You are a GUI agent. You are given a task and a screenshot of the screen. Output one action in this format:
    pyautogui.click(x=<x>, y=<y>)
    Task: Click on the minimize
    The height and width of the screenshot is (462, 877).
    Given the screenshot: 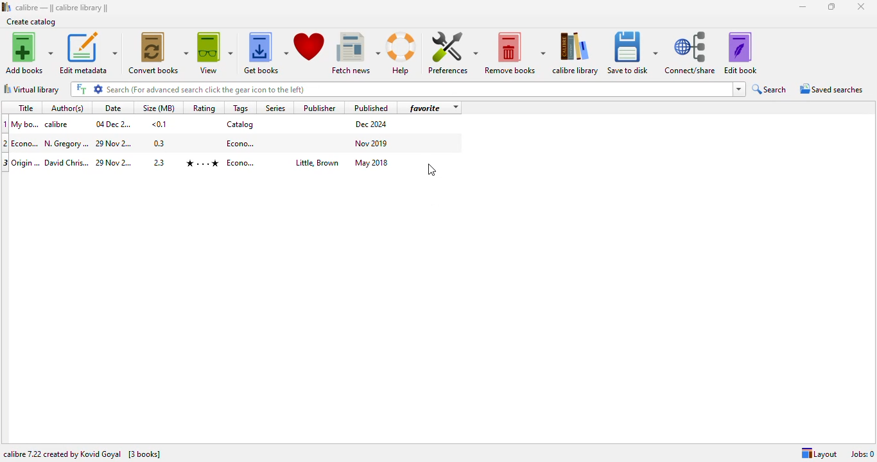 What is the action you would take?
    pyautogui.click(x=803, y=7)
    